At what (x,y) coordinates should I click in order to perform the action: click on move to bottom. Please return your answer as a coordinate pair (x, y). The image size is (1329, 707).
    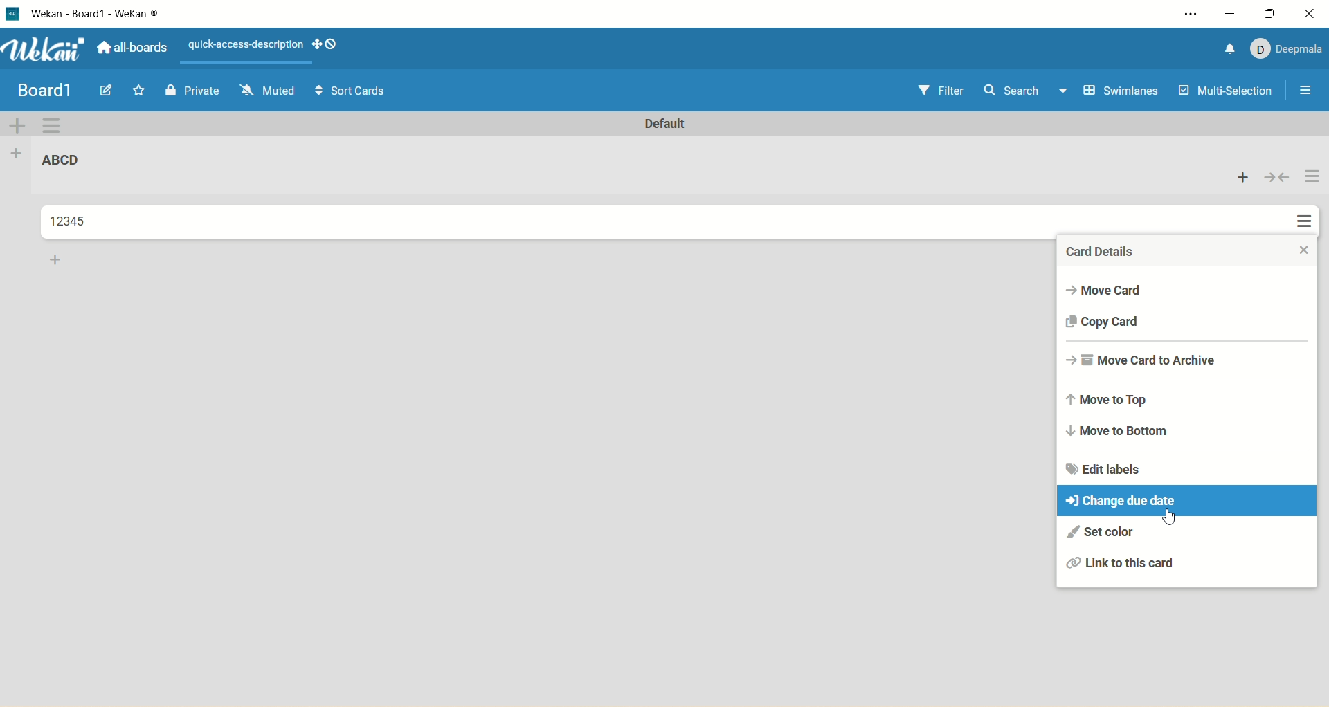
    Looking at the image, I should click on (1121, 431).